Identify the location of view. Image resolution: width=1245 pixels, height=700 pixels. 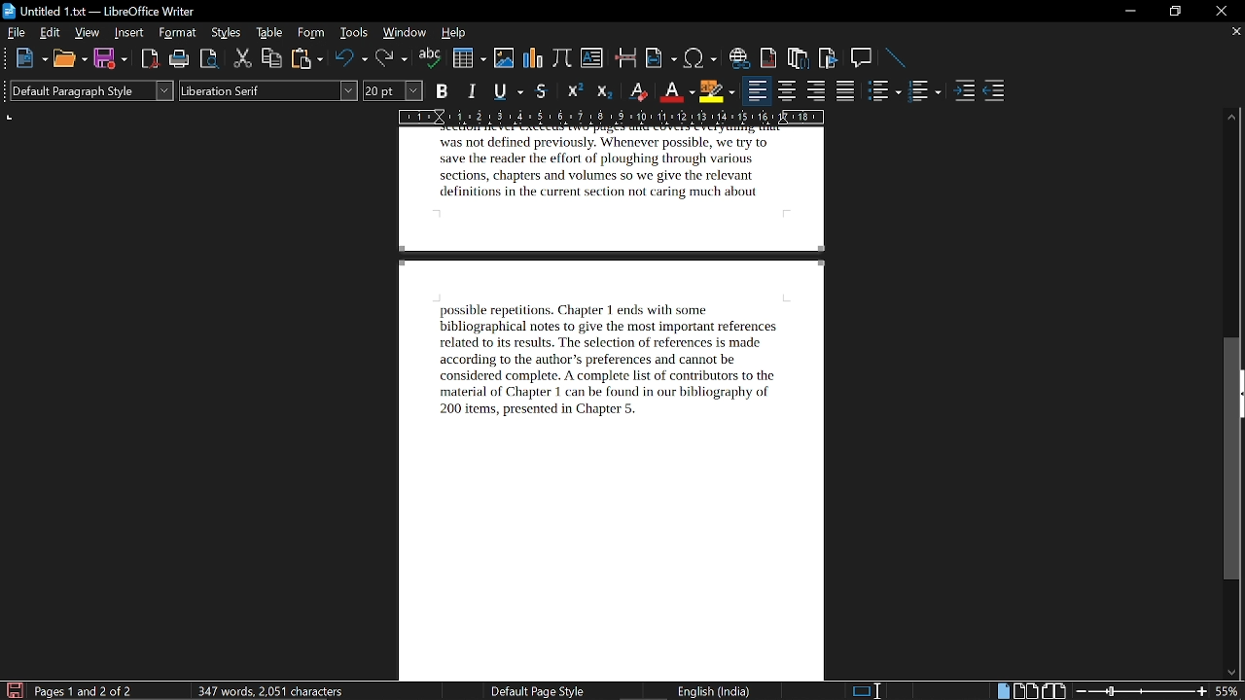
(88, 32).